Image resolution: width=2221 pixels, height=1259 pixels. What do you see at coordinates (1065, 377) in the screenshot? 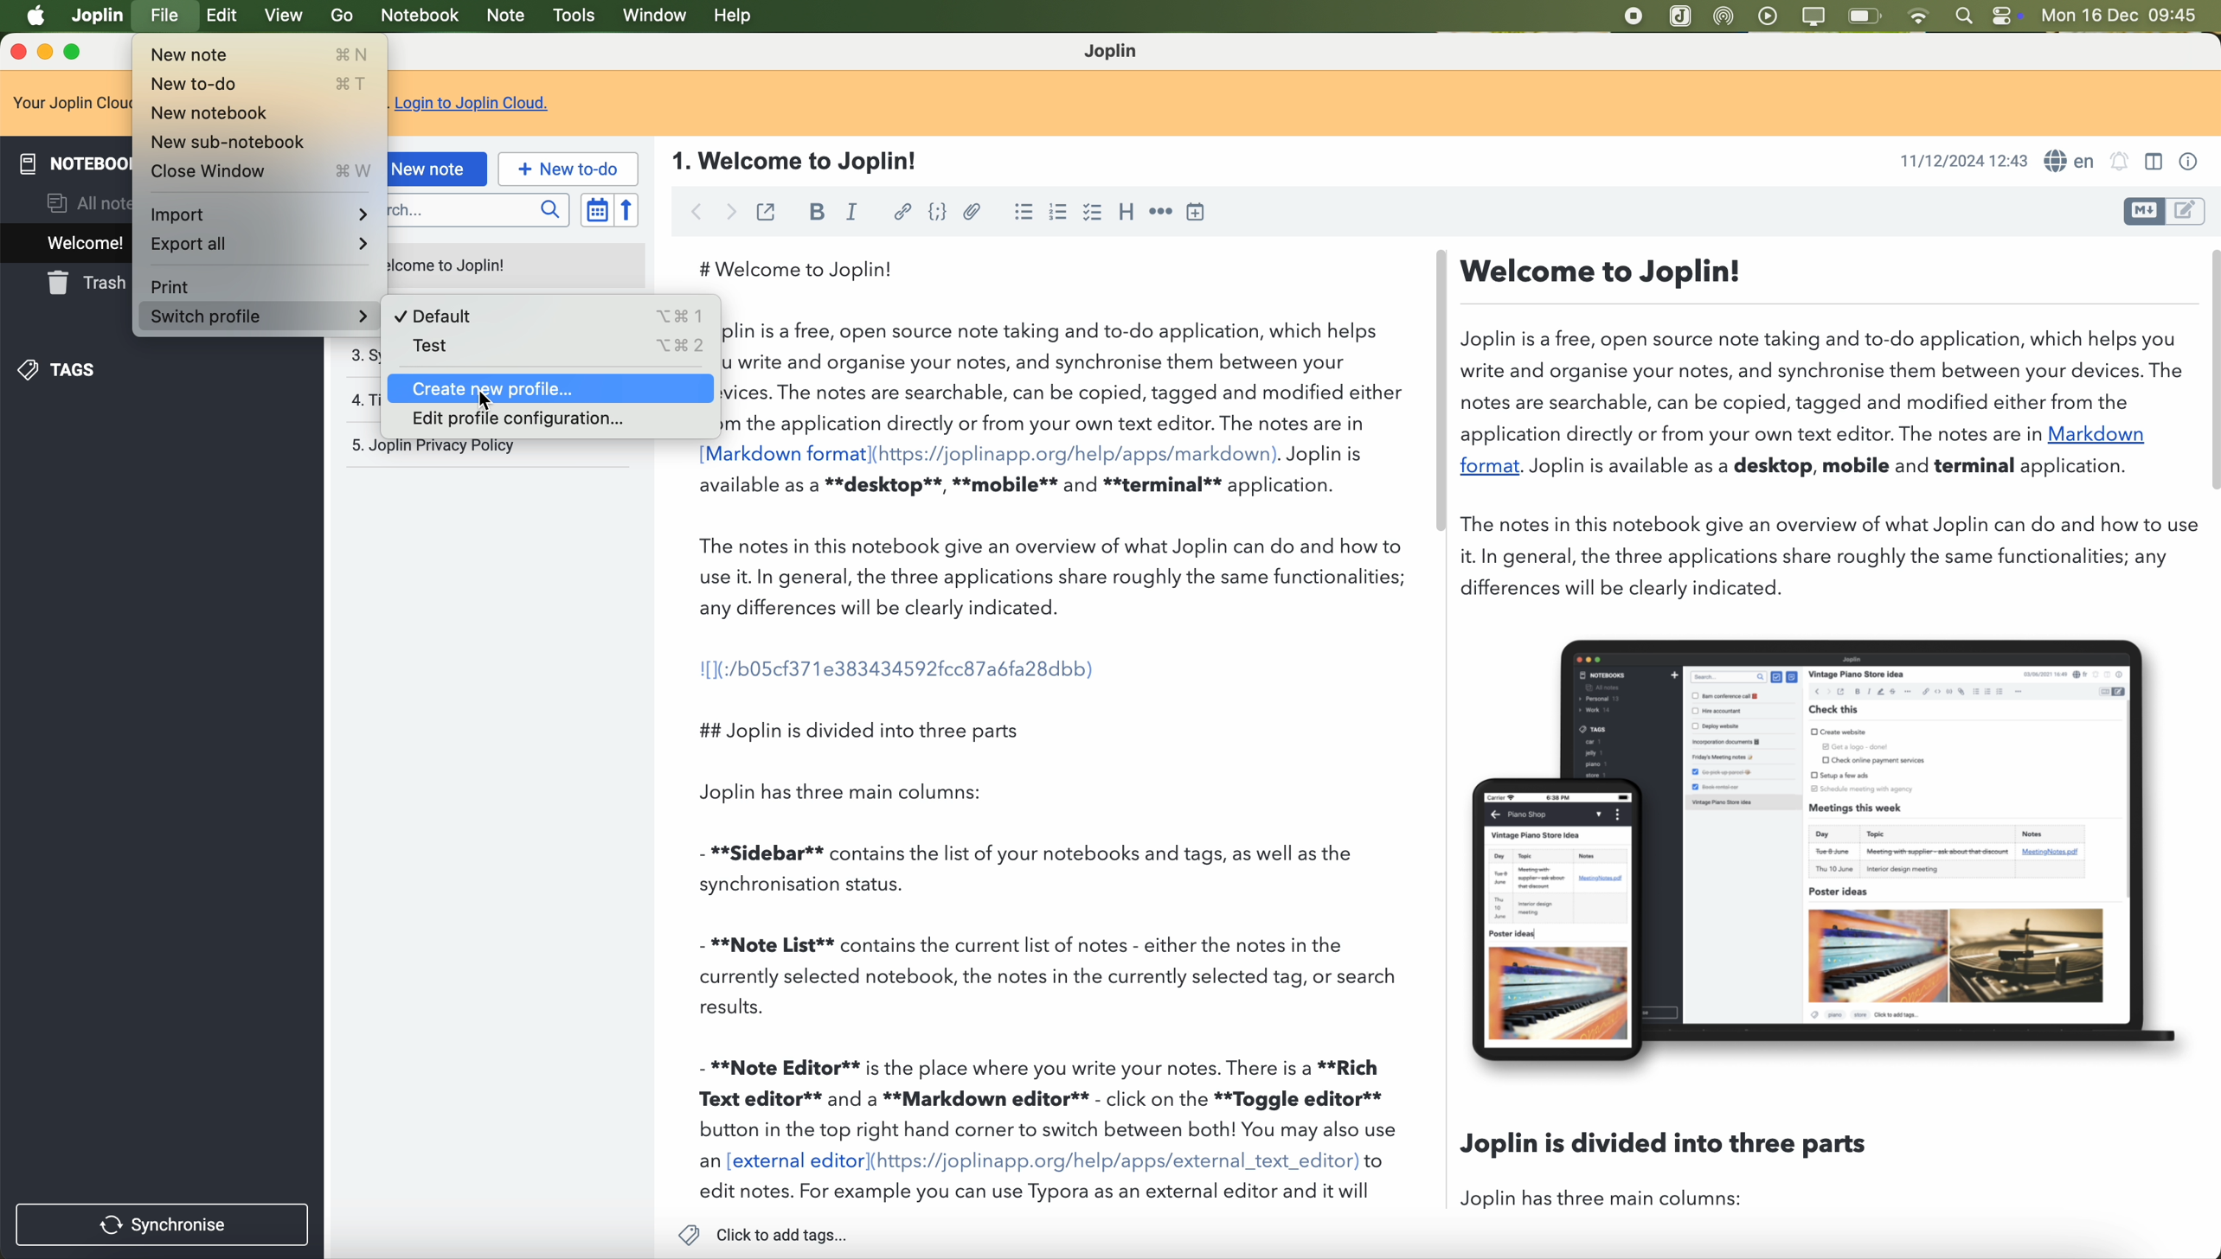
I see `Joplin is a free, open source note taking and to-do application, which helps
you write and organise your notes, and synchronise them between your
devices. The notes are searchable, can be copied, tagged and modified either
from the application directly or from your own text editor. The notes are in` at bounding box center [1065, 377].